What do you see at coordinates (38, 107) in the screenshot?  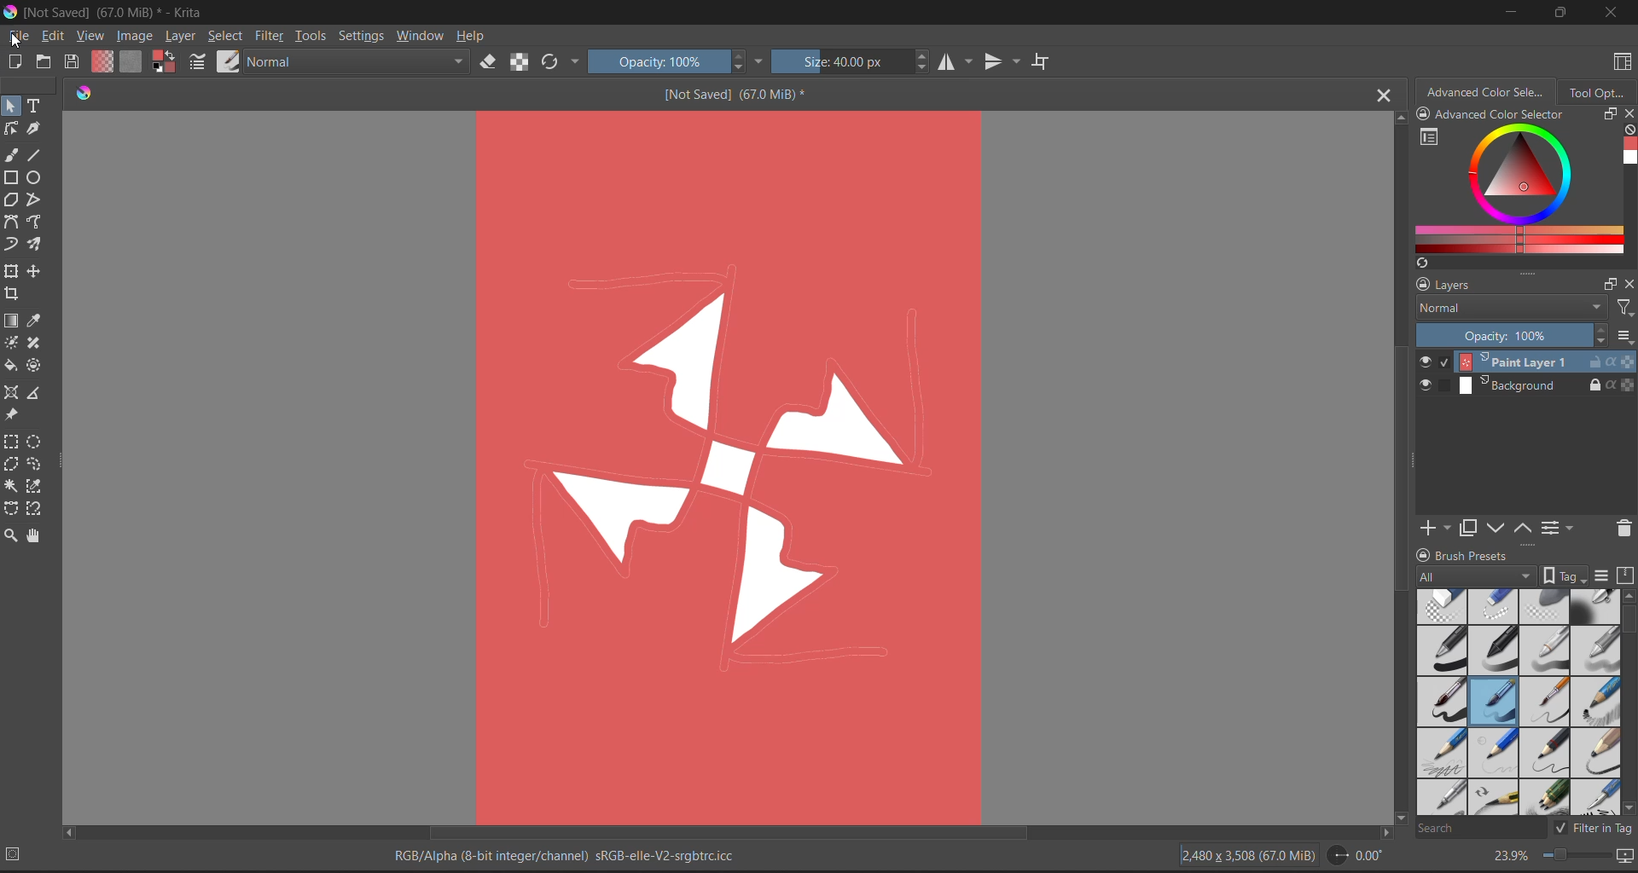 I see `tools` at bounding box center [38, 107].